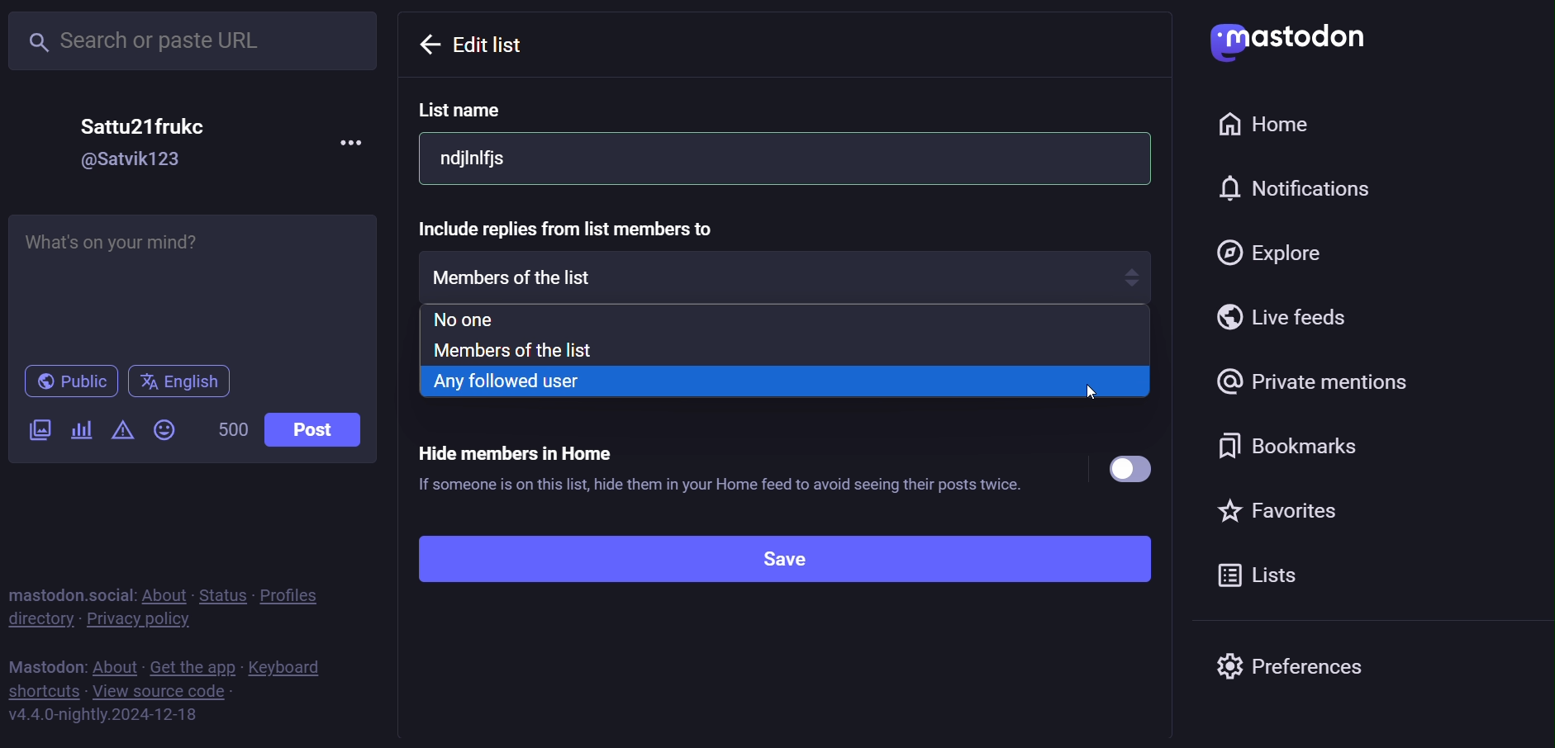 The image size is (1555, 748). I want to click on Sattu21frukc, so click(143, 122).